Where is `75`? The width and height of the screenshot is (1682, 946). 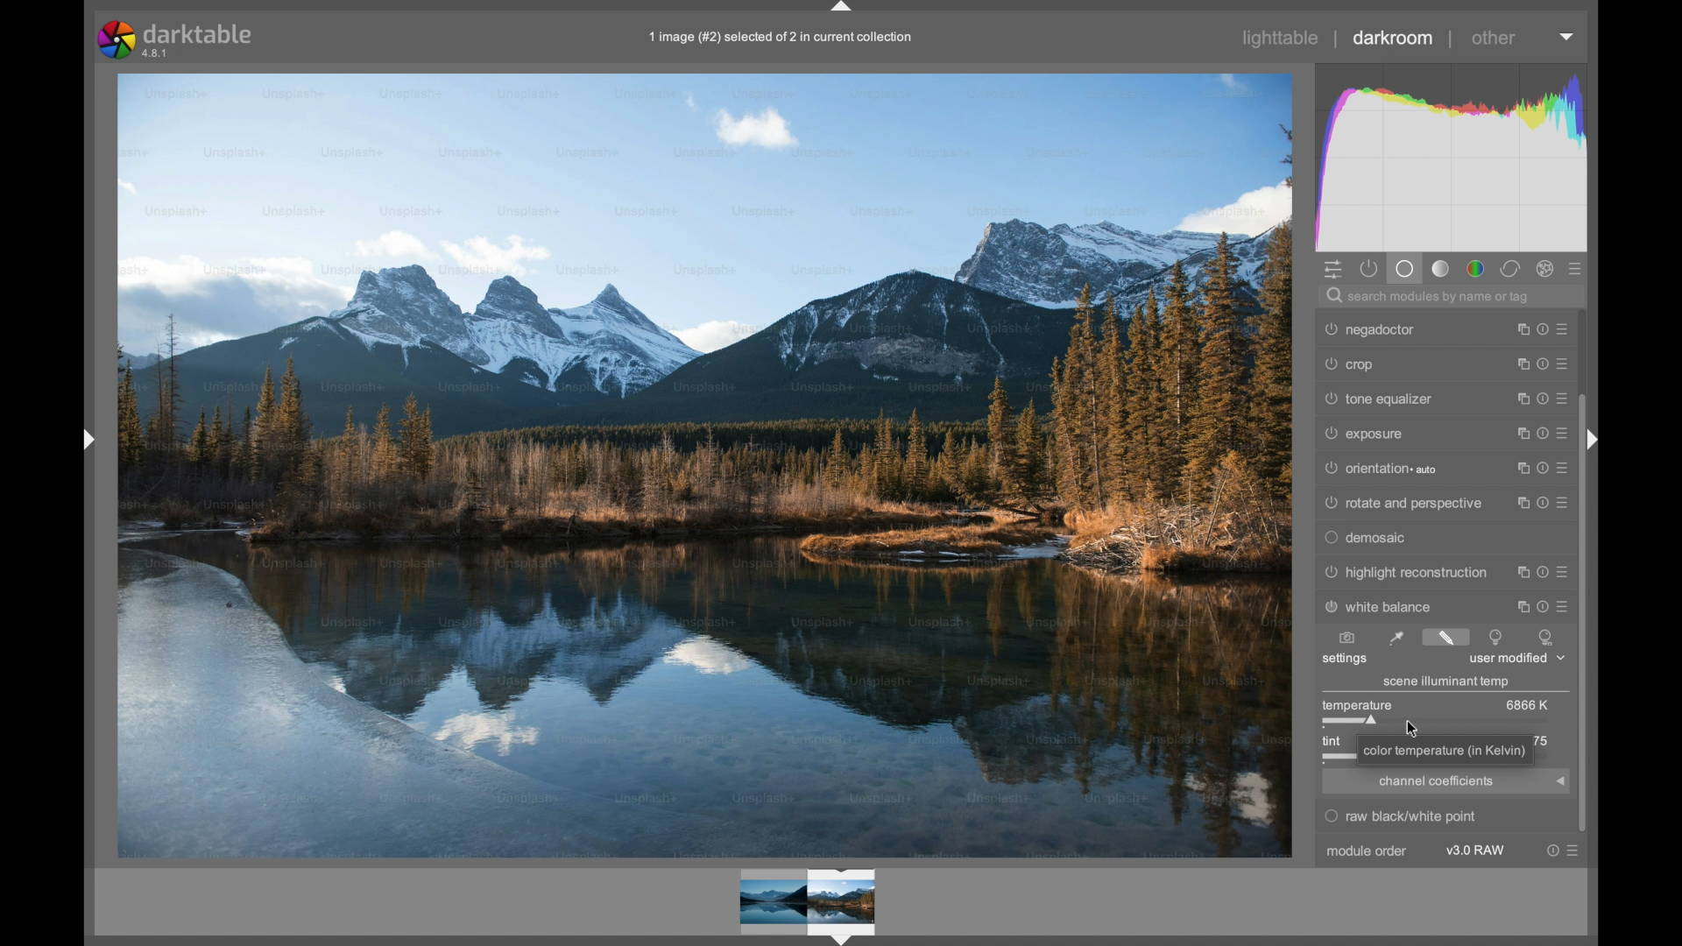
75 is located at coordinates (1544, 739).